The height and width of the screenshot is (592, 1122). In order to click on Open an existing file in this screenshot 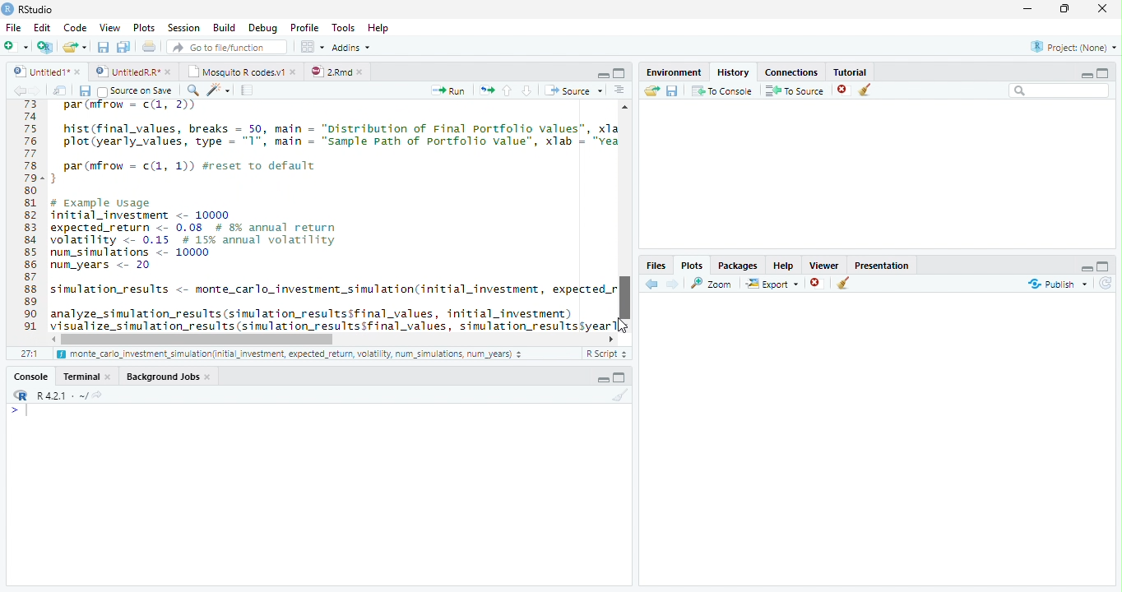, I will do `click(75, 46)`.